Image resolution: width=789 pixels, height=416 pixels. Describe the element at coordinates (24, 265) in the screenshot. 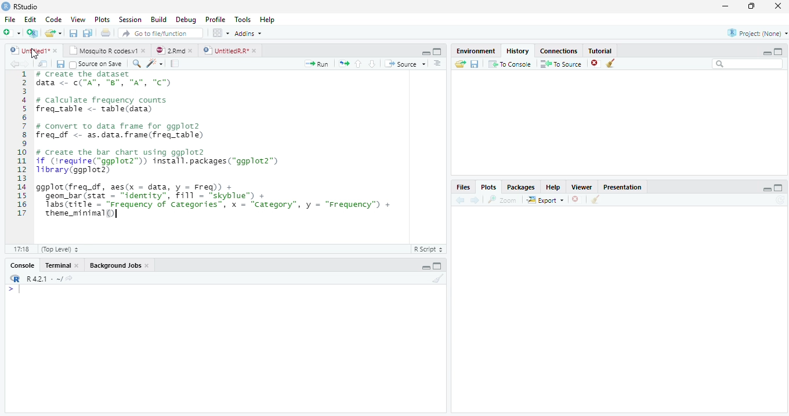

I see `Console` at that location.